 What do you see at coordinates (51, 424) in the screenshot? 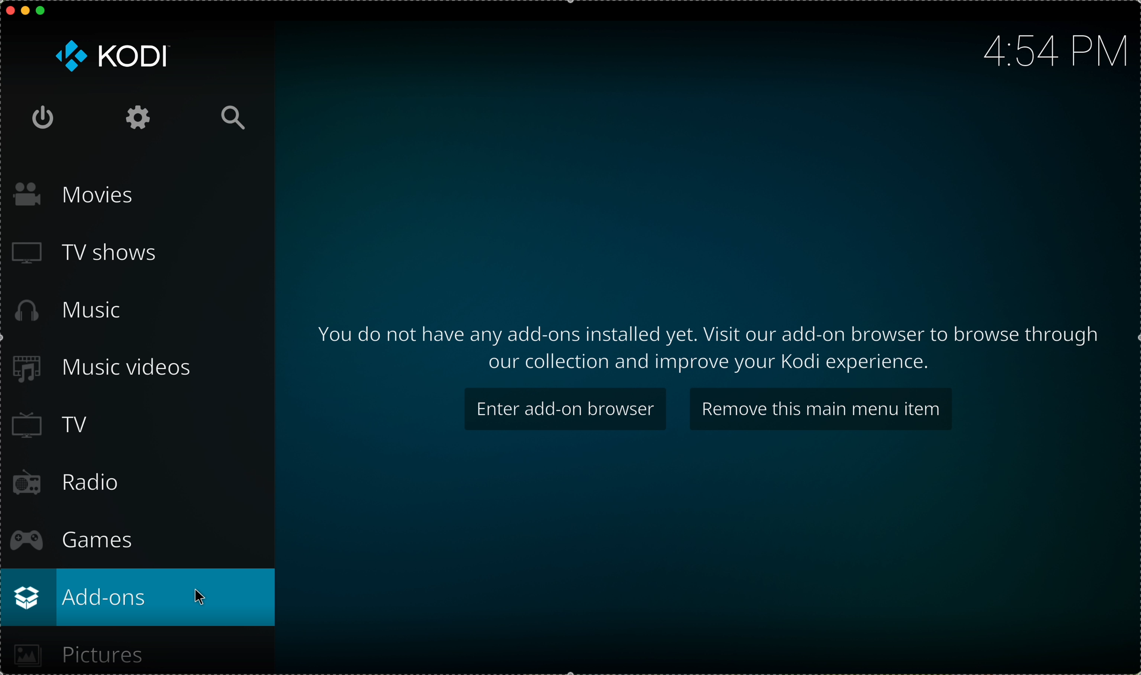
I see `TV` at bounding box center [51, 424].